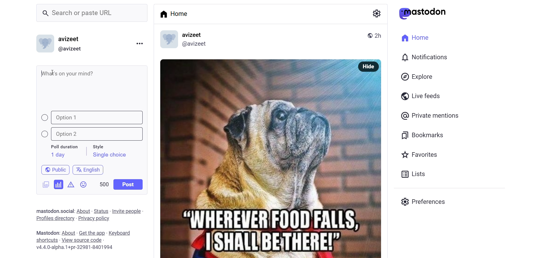 The width and height of the screenshot is (541, 258). Describe the element at coordinates (59, 184) in the screenshot. I see `poll` at that location.